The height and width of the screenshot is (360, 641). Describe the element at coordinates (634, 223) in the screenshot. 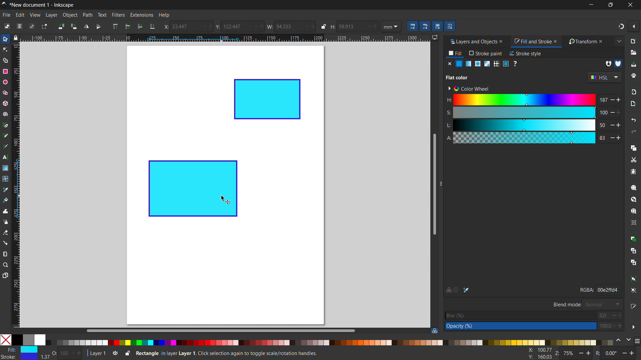

I see `zoom center page` at that location.